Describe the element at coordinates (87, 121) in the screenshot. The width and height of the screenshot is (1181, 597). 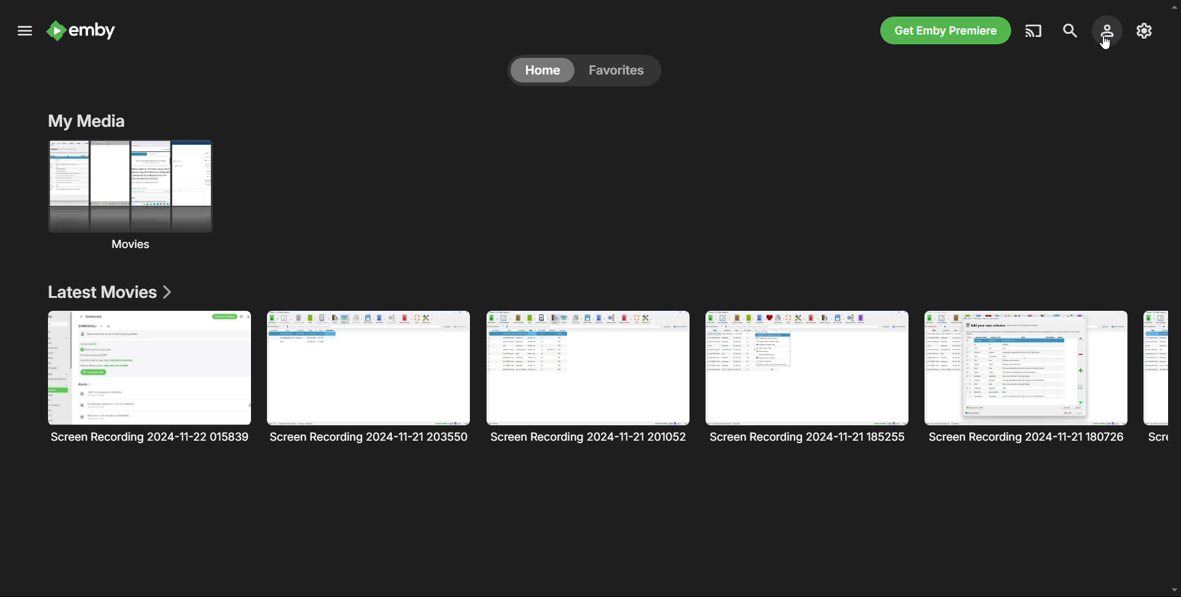
I see `Section title` at that location.